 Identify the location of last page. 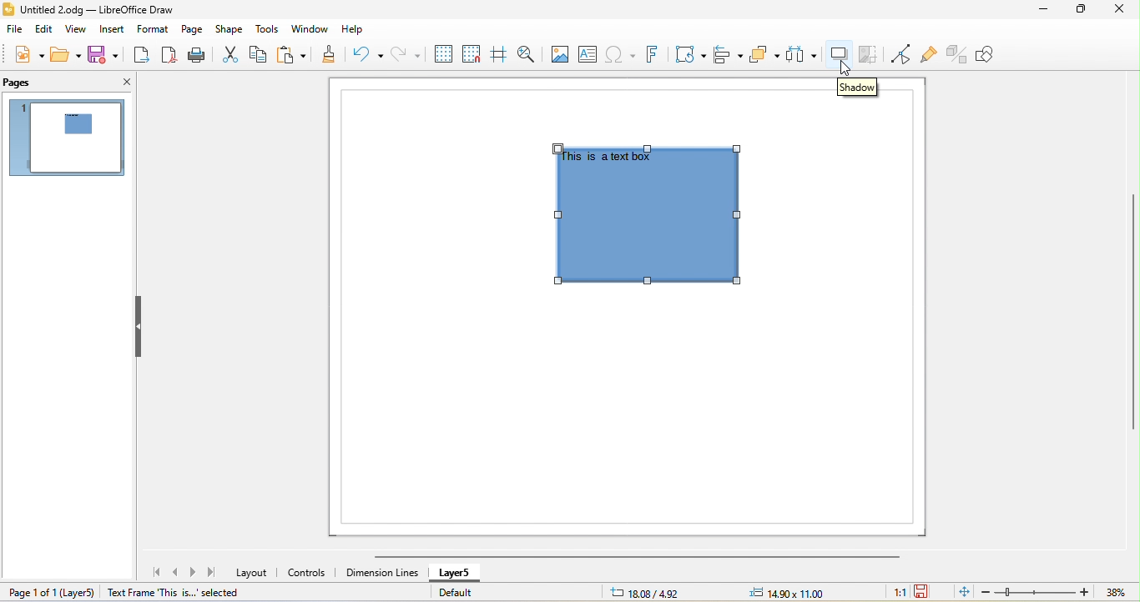
(214, 574).